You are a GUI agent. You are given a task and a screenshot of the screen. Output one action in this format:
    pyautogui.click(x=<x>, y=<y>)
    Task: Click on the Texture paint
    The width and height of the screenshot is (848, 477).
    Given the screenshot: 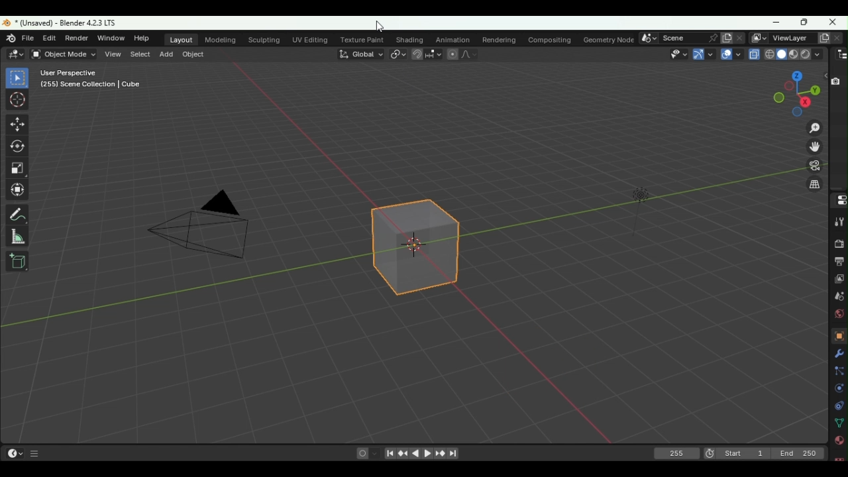 What is the action you would take?
    pyautogui.click(x=365, y=39)
    